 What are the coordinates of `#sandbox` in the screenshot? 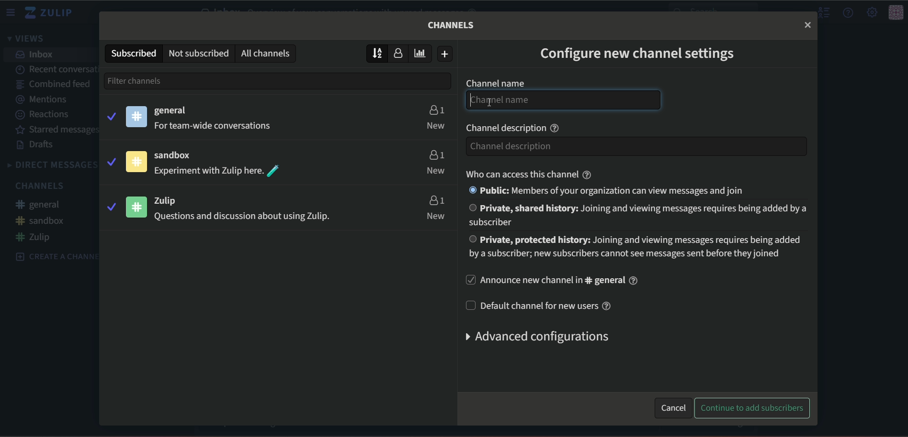 It's located at (41, 220).